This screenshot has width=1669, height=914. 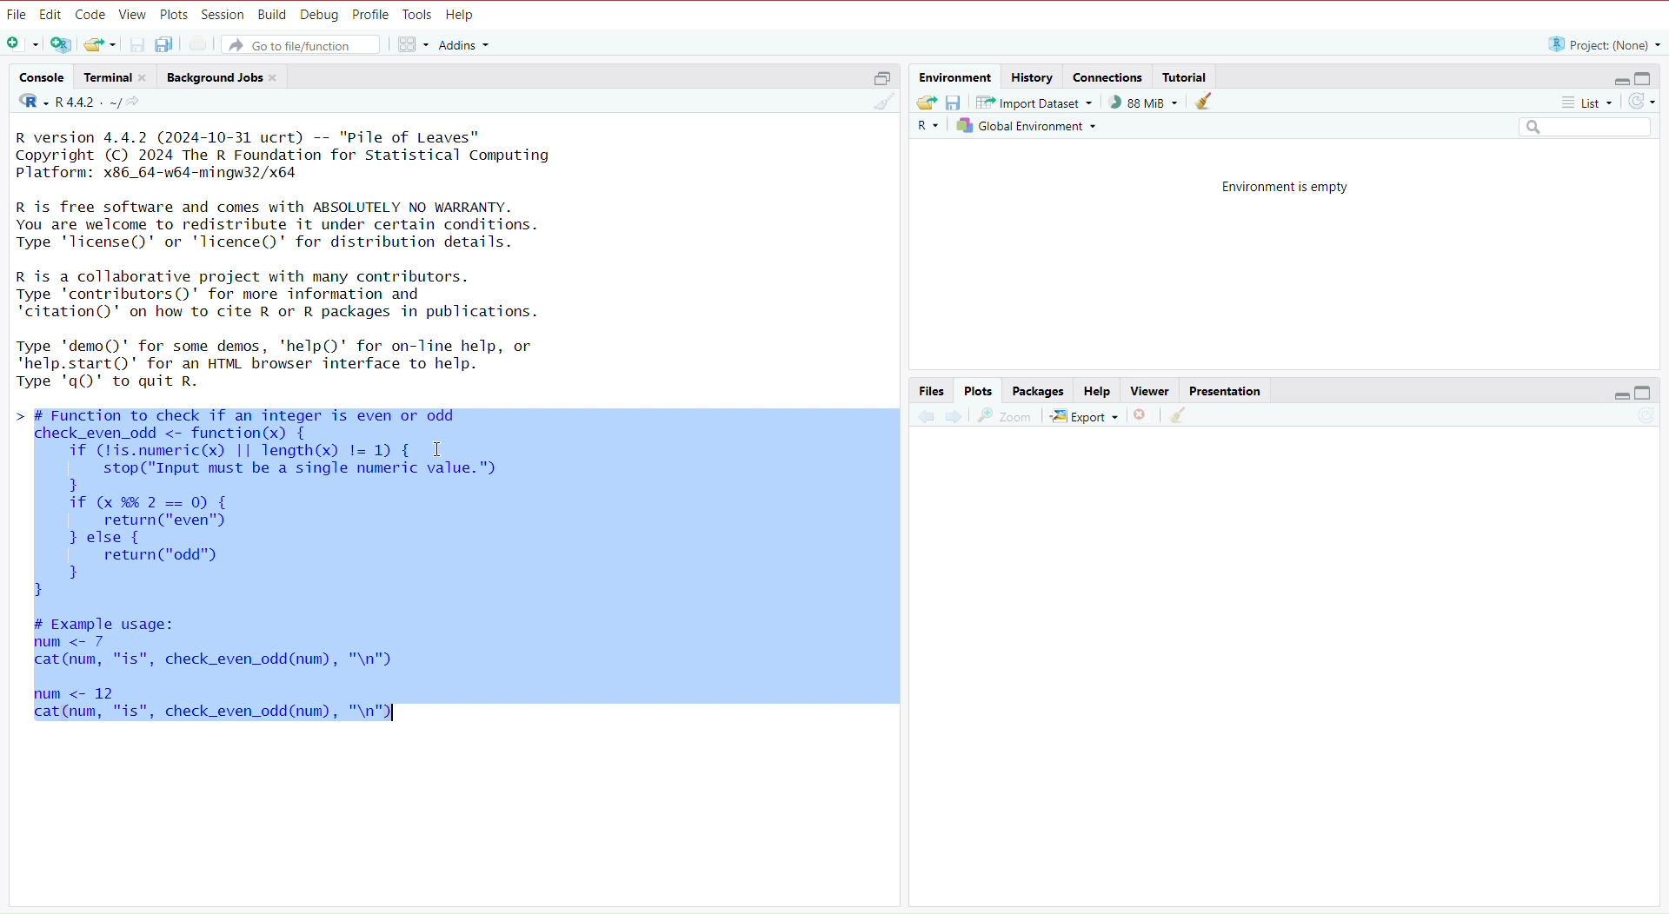 I want to click on workspace panes, so click(x=411, y=45).